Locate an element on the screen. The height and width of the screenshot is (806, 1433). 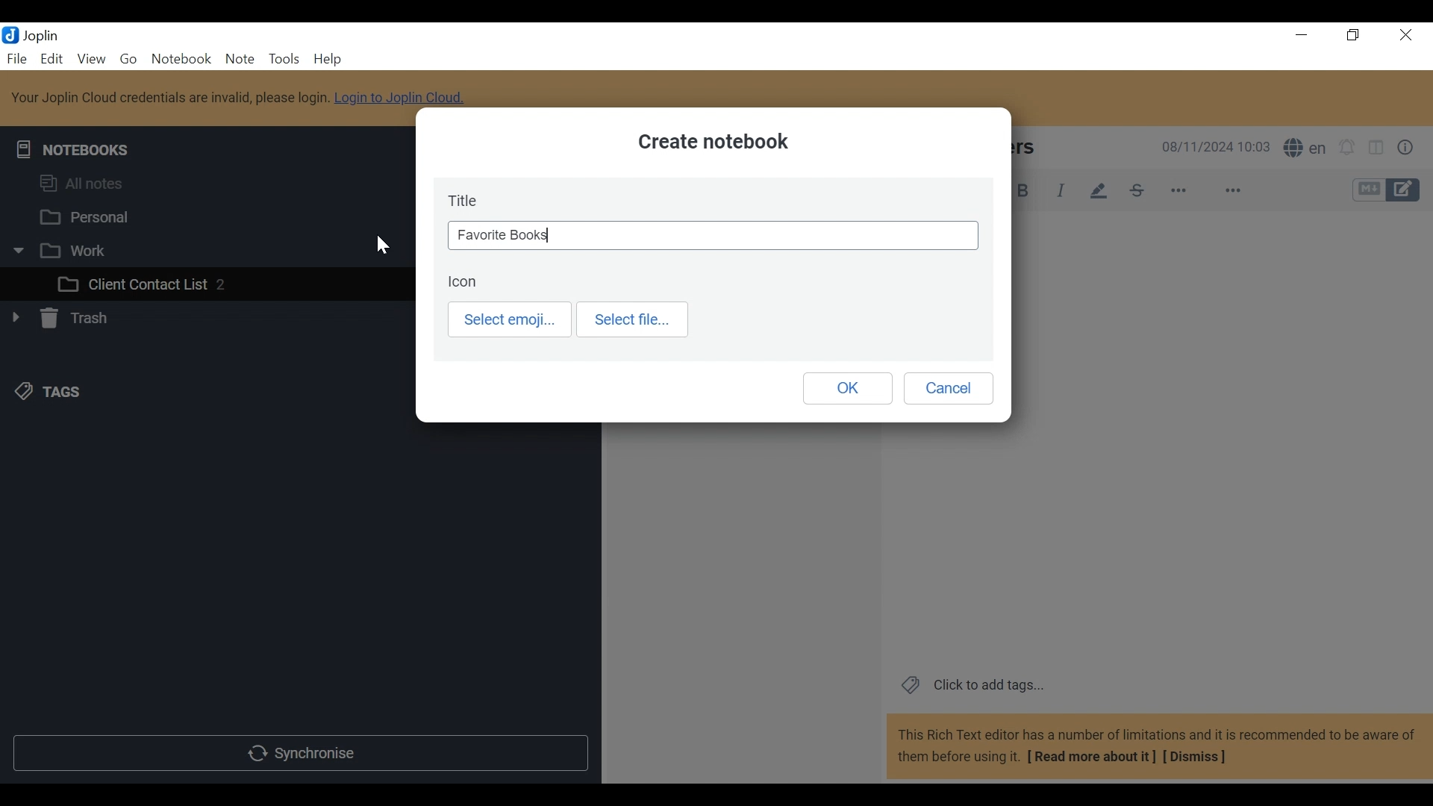
cursor is located at coordinates (382, 245).